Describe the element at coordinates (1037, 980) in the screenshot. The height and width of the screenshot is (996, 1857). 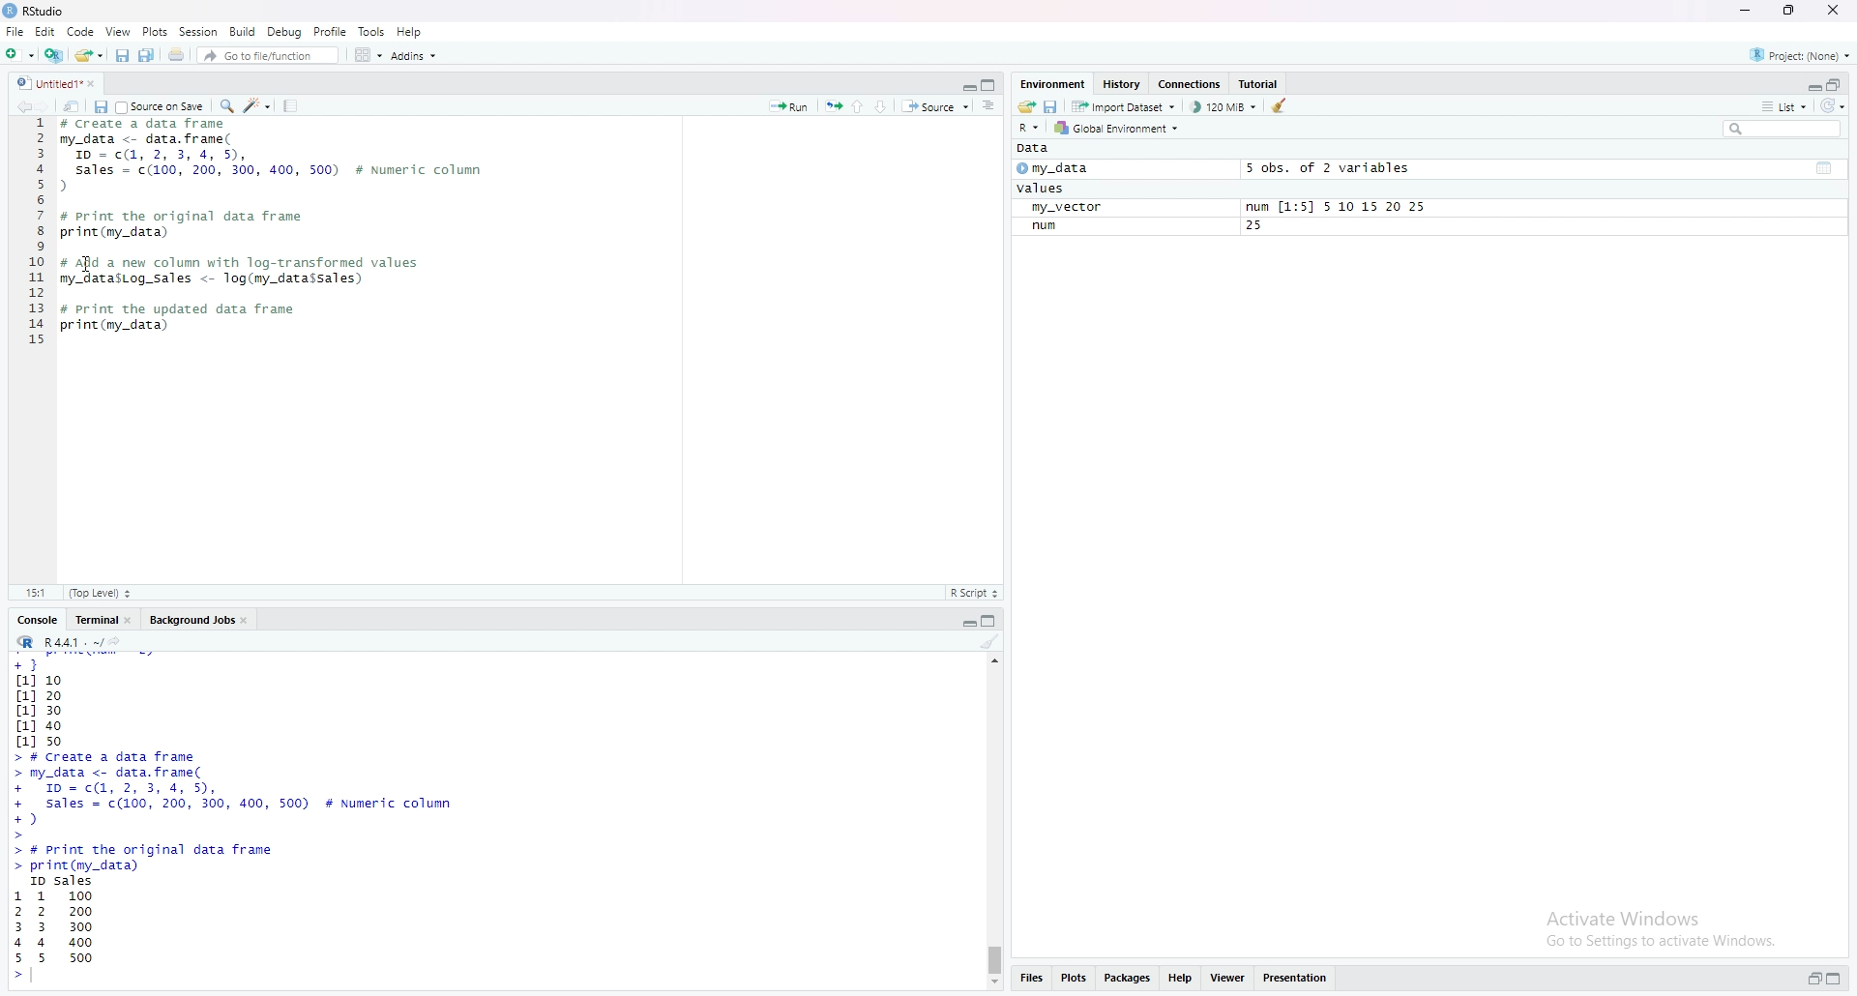
I see `files` at that location.